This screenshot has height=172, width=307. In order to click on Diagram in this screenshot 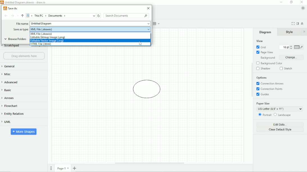, I will do `click(265, 32)`.